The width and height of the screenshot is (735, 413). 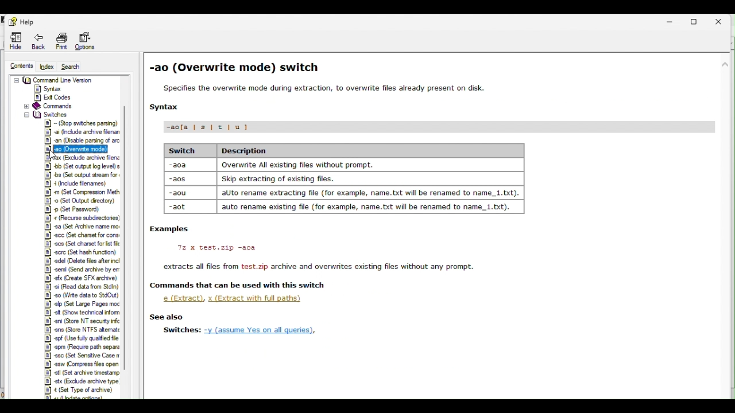 I want to click on Back , so click(x=40, y=41).